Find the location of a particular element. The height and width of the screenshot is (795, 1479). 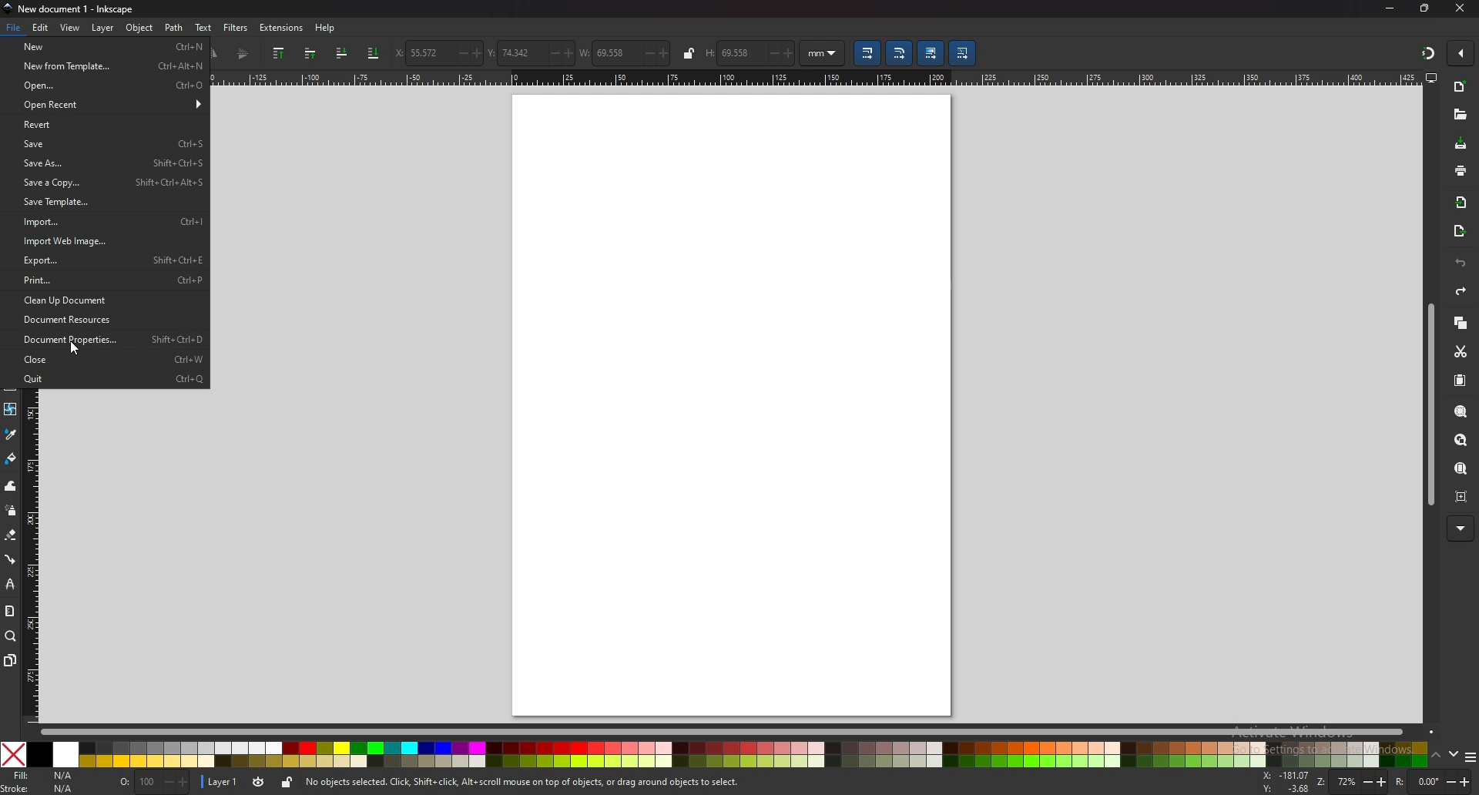

mm is located at coordinates (813, 52).